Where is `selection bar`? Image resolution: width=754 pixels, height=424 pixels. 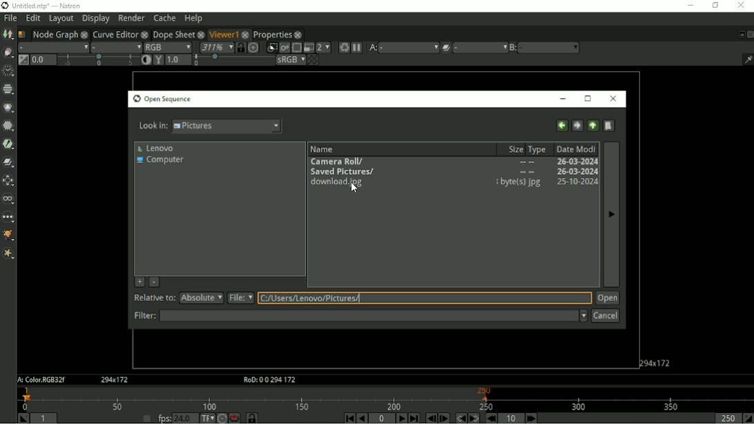
selection bar is located at coordinates (233, 61).